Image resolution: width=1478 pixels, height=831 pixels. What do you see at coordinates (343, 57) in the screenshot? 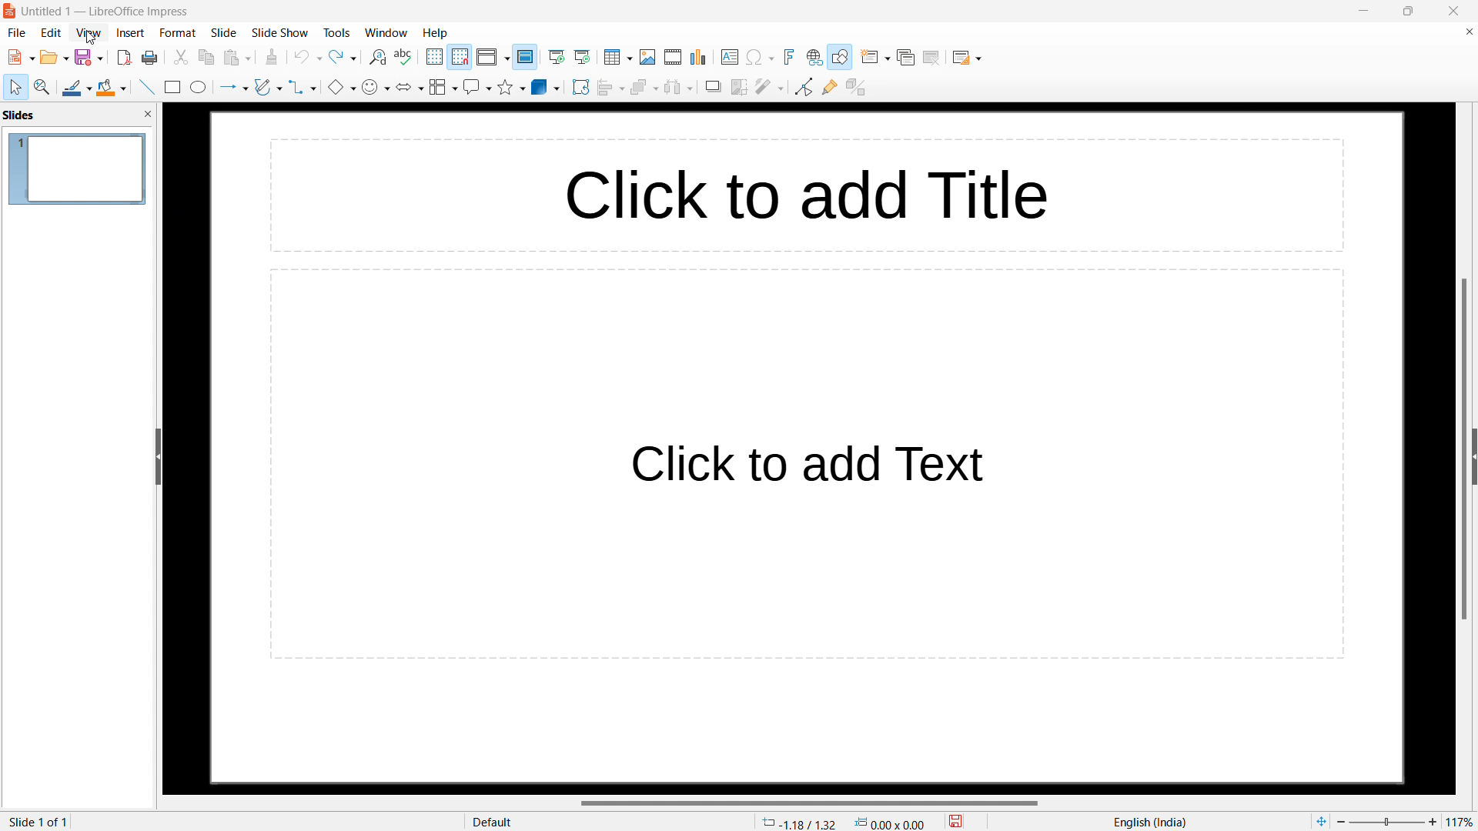
I see `redo` at bounding box center [343, 57].